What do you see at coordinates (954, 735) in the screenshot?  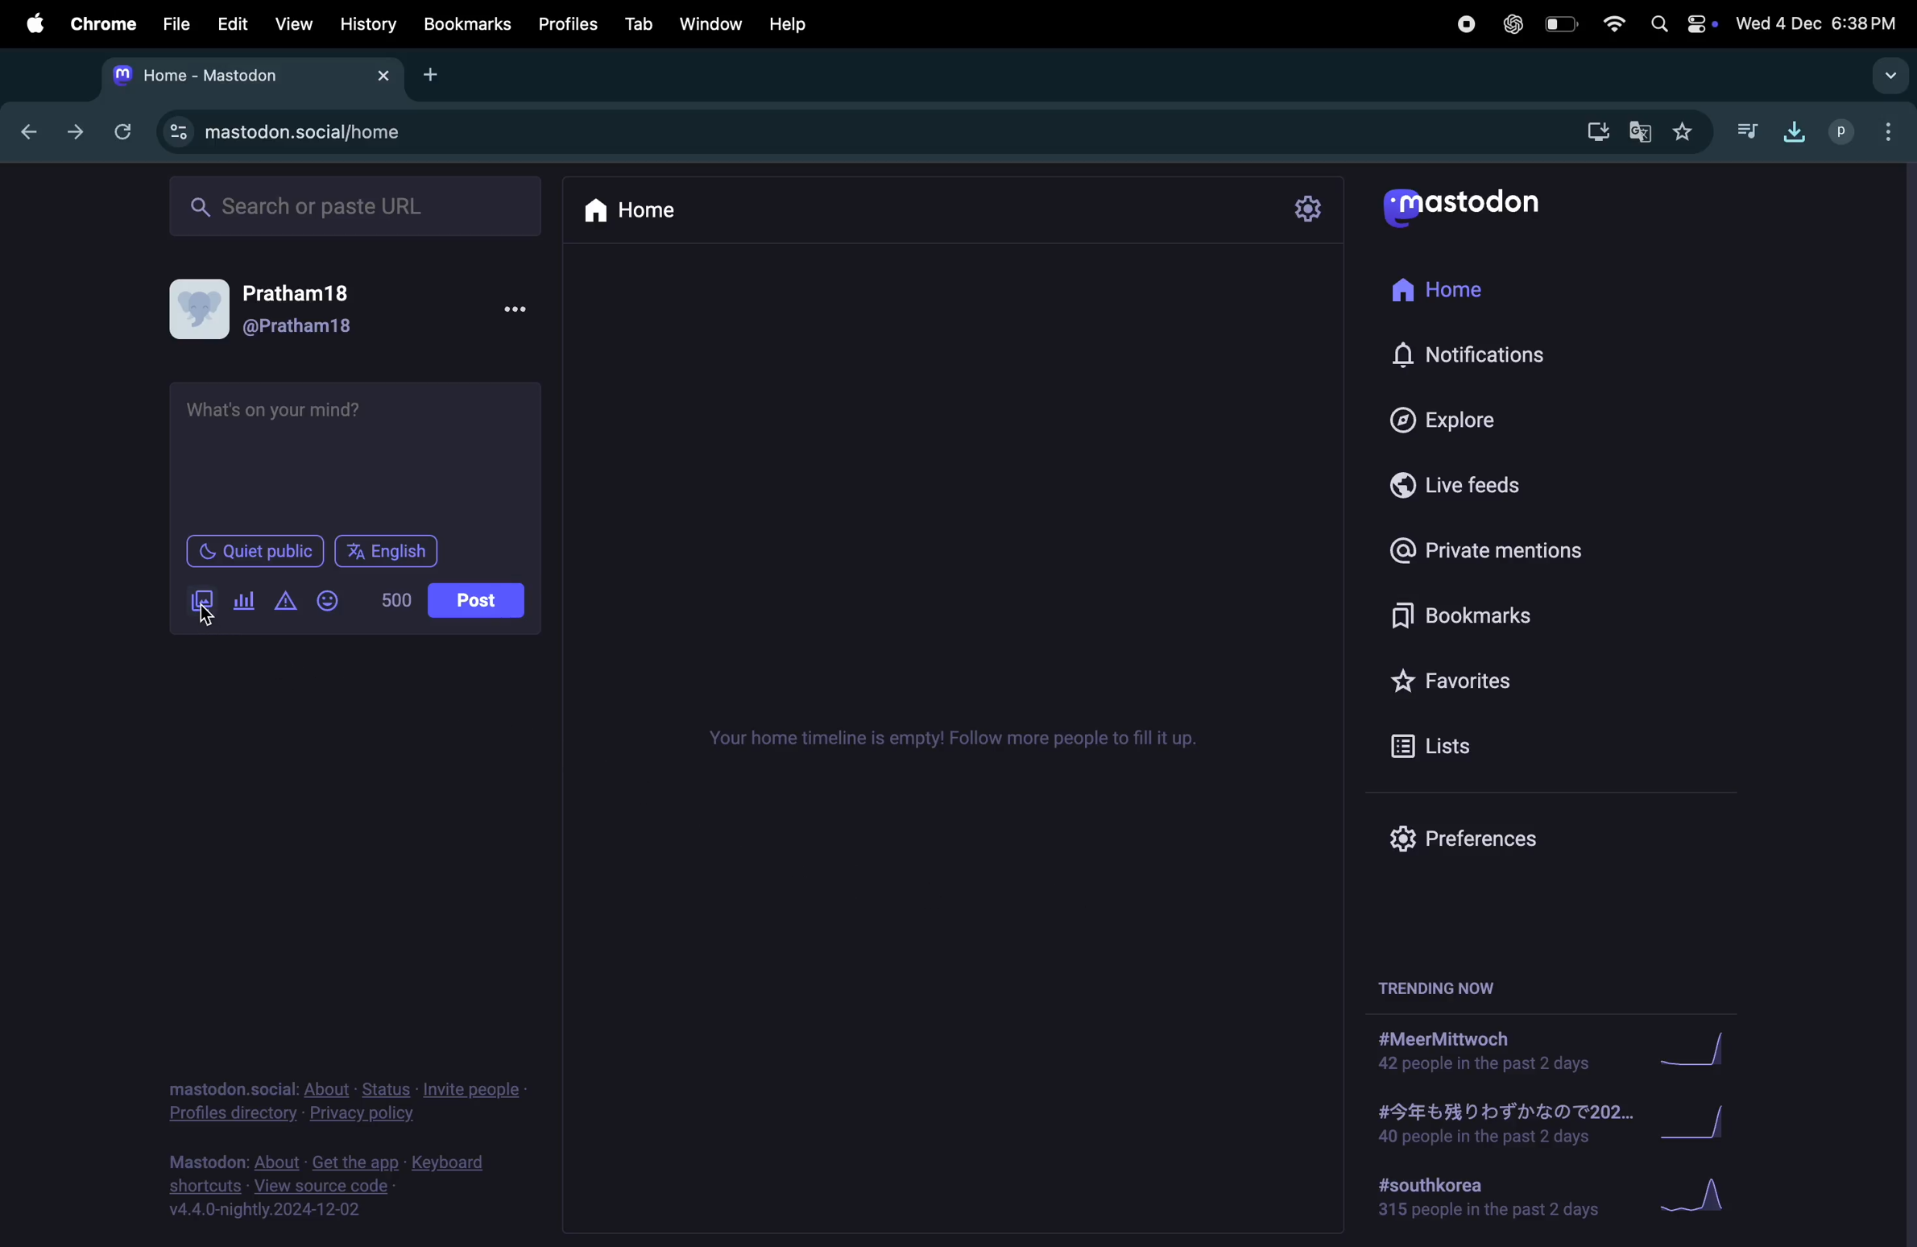 I see `time line` at bounding box center [954, 735].